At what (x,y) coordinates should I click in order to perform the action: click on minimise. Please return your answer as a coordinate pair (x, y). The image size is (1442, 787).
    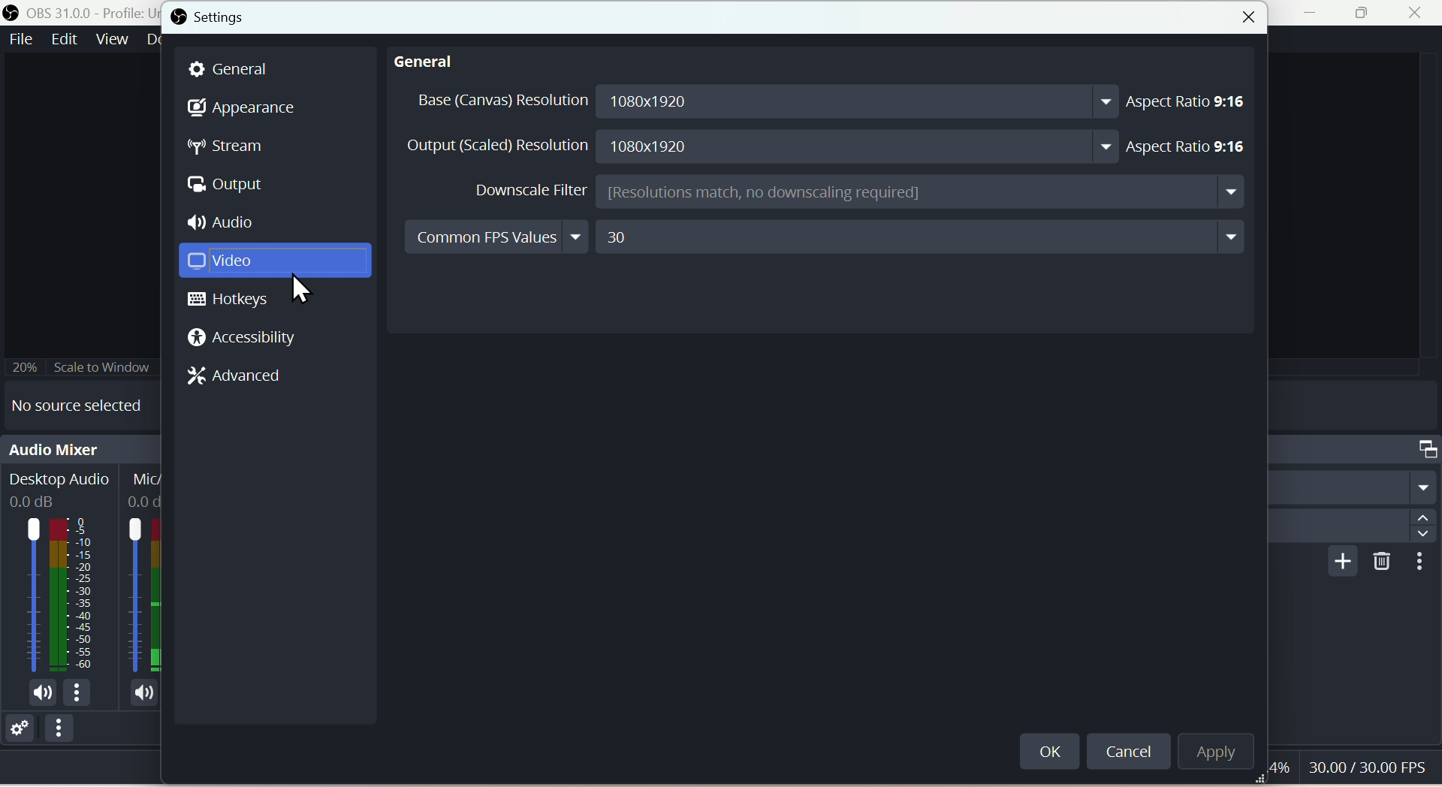
    Looking at the image, I should click on (1315, 15).